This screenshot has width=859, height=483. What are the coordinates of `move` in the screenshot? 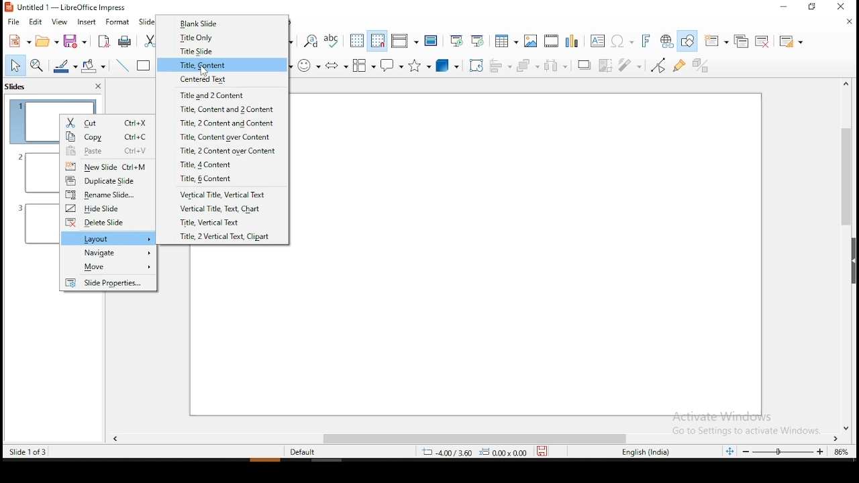 It's located at (109, 268).